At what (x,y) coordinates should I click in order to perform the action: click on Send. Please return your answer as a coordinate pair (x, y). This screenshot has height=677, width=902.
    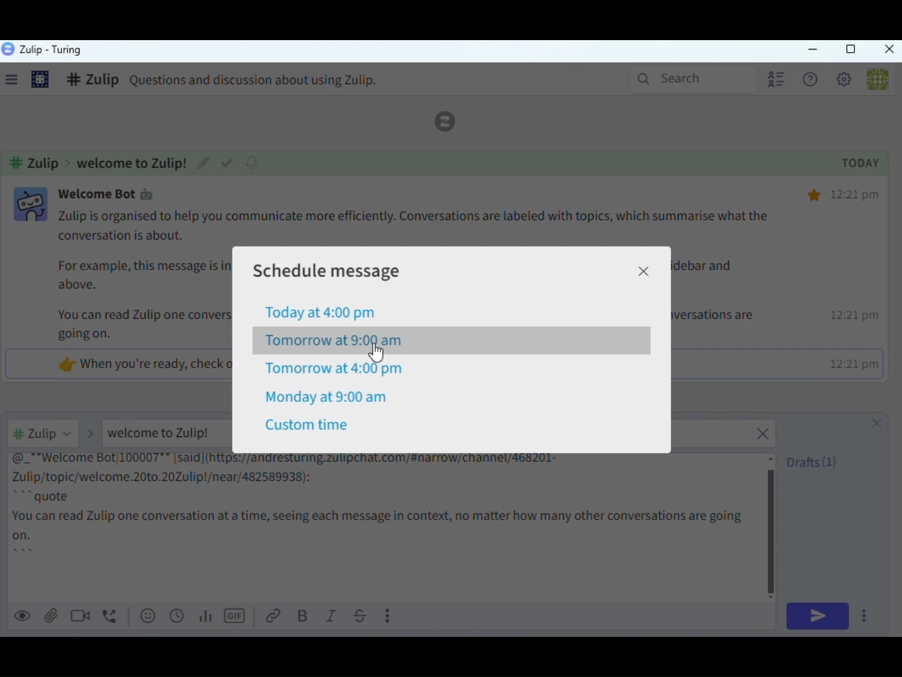
    Looking at the image, I should click on (817, 617).